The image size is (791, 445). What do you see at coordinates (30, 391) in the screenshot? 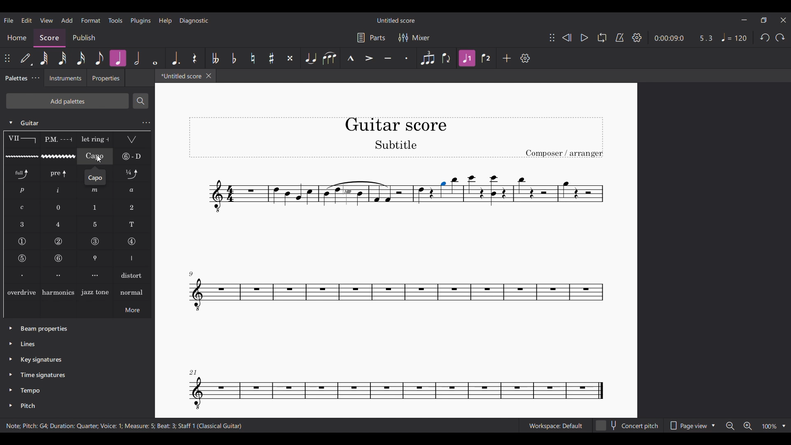
I see `Tempo` at bounding box center [30, 391].